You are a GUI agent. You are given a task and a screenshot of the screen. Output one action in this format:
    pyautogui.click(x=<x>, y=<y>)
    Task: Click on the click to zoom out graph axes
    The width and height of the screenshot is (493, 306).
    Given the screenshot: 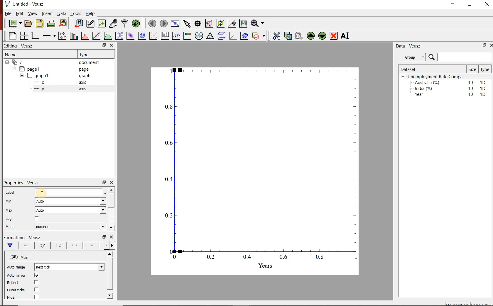 What is the action you would take?
    pyautogui.click(x=221, y=23)
    